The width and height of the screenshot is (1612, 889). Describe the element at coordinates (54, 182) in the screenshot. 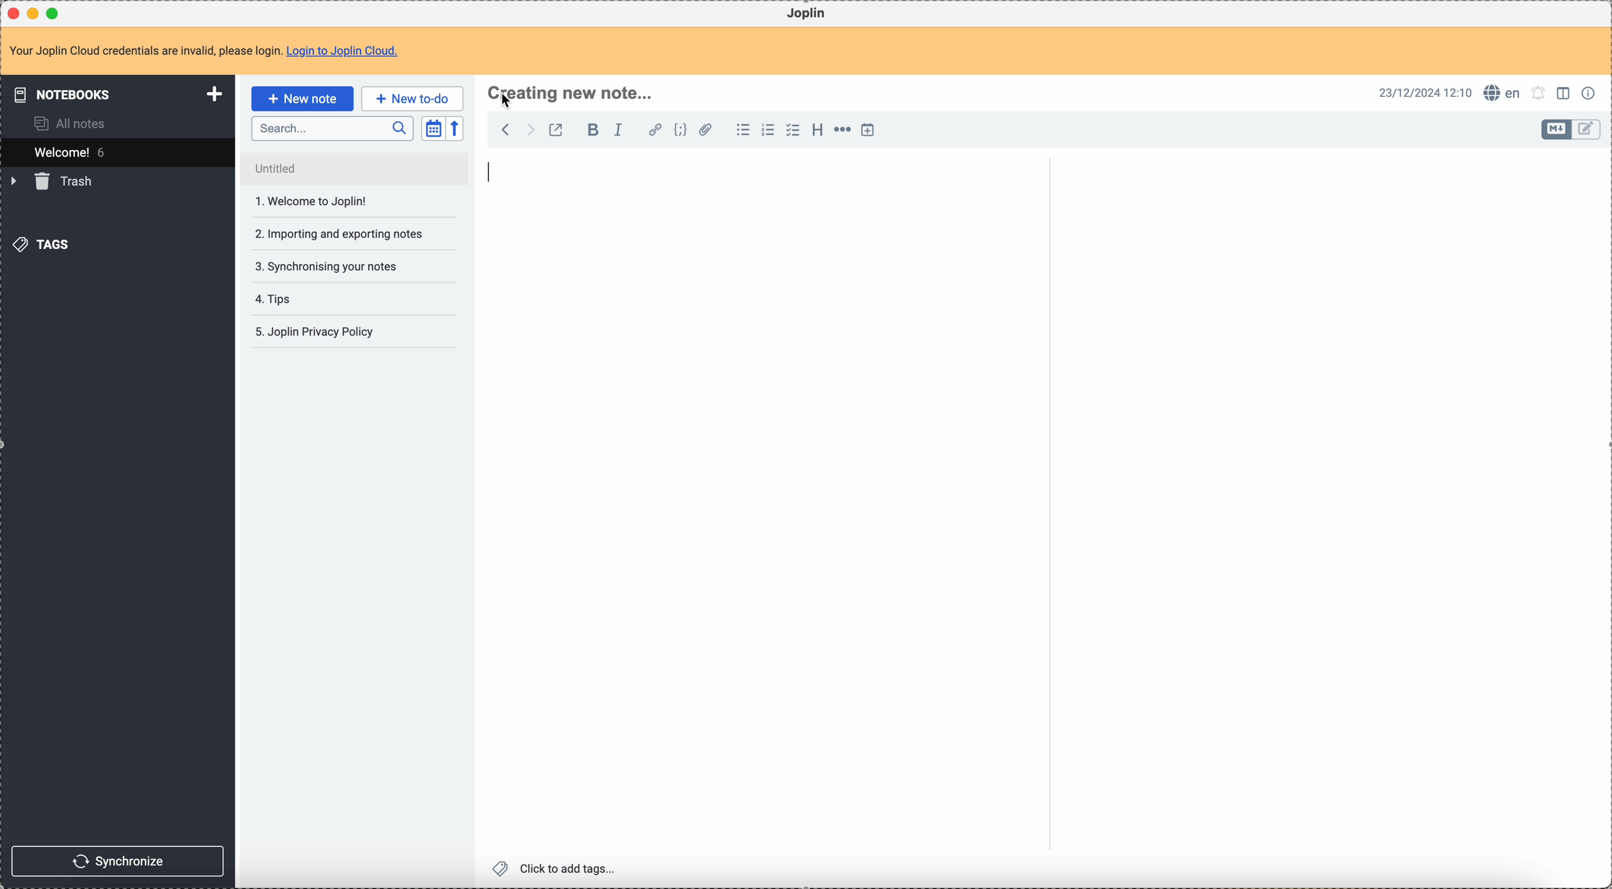

I see `trash` at that location.